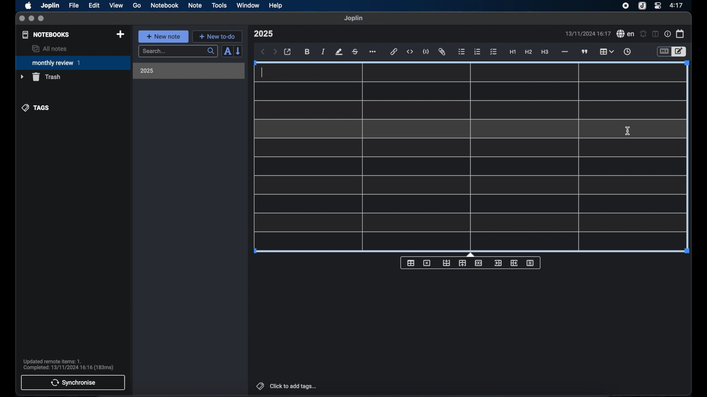  Describe the element at coordinates (641, 6) in the screenshot. I see `joplin icon` at that location.